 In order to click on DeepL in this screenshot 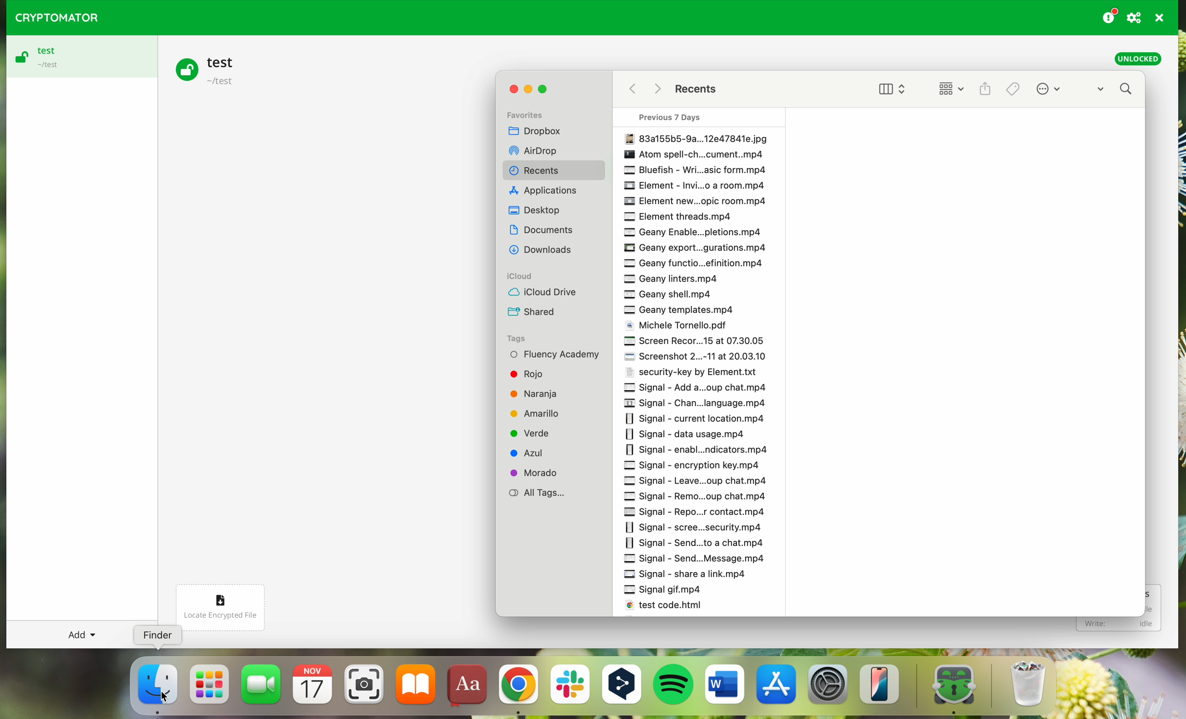, I will do `click(624, 686)`.